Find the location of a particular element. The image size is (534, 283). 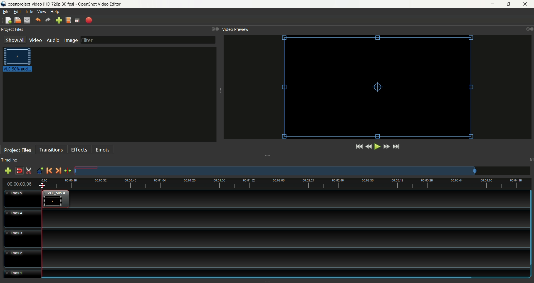

previous marker is located at coordinates (49, 171).